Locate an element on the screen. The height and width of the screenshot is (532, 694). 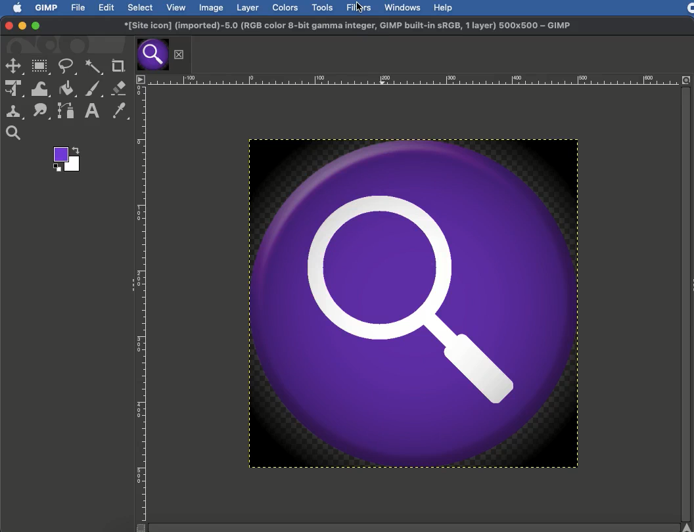
Fuzzy selection is located at coordinates (94, 67).